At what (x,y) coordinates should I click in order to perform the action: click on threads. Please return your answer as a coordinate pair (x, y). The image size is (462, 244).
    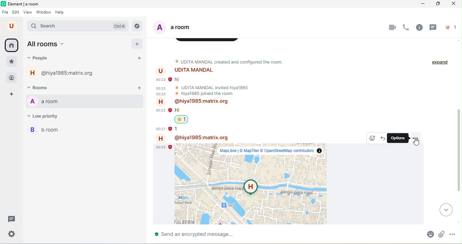
    Looking at the image, I should click on (433, 28).